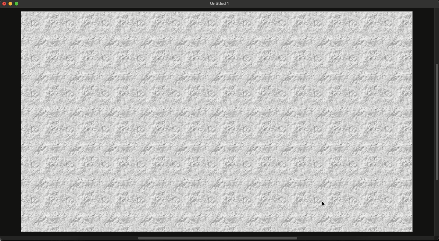 This screenshot has width=439, height=241. I want to click on Untitled 1, so click(219, 4).